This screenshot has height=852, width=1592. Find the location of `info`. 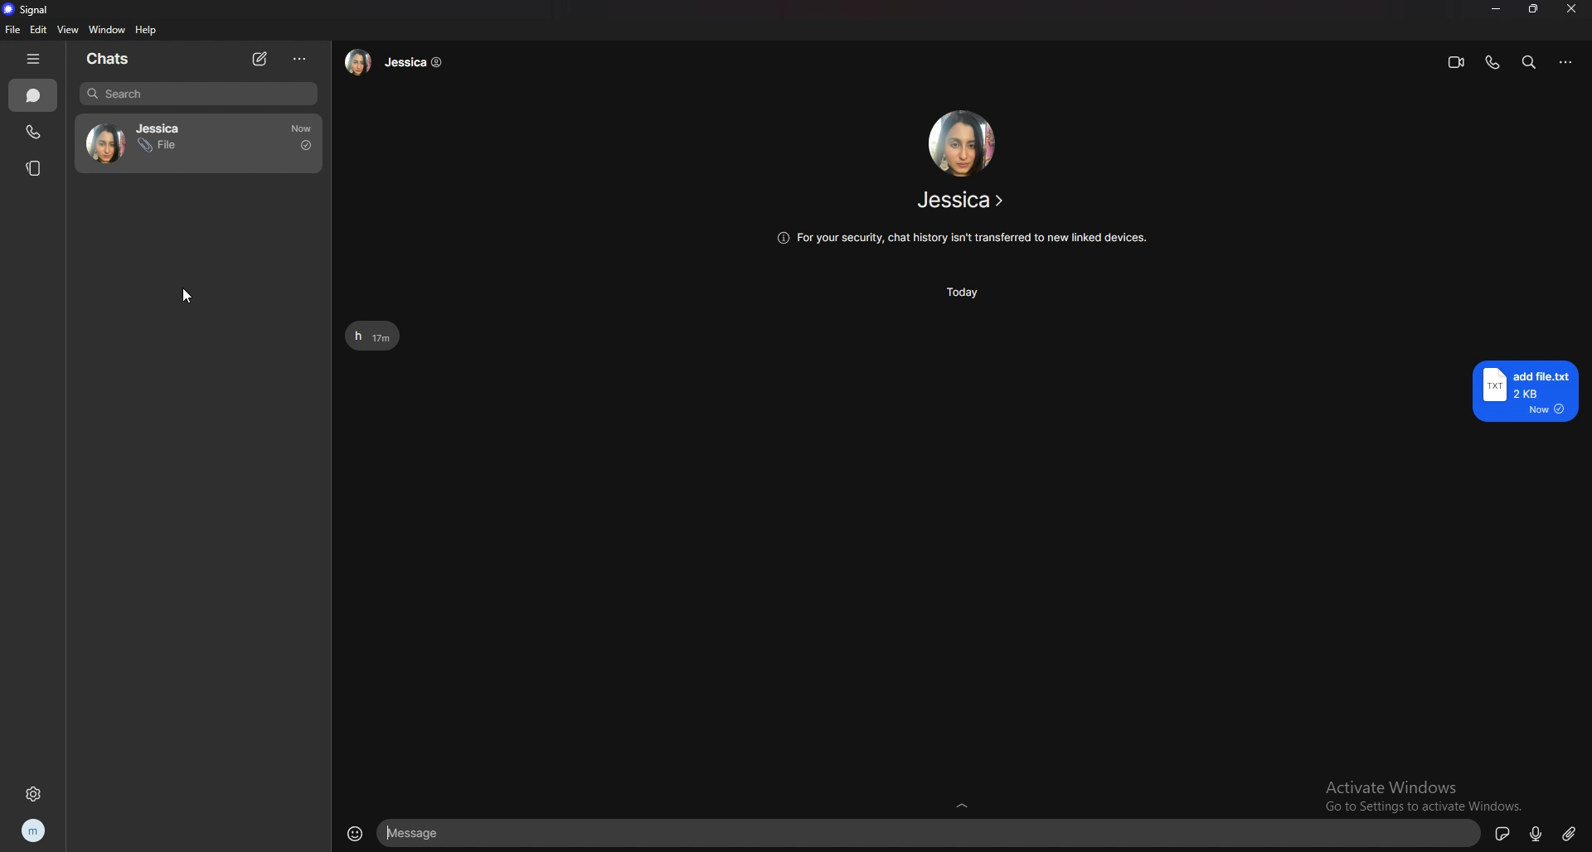

info is located at coordinates (963, 238).